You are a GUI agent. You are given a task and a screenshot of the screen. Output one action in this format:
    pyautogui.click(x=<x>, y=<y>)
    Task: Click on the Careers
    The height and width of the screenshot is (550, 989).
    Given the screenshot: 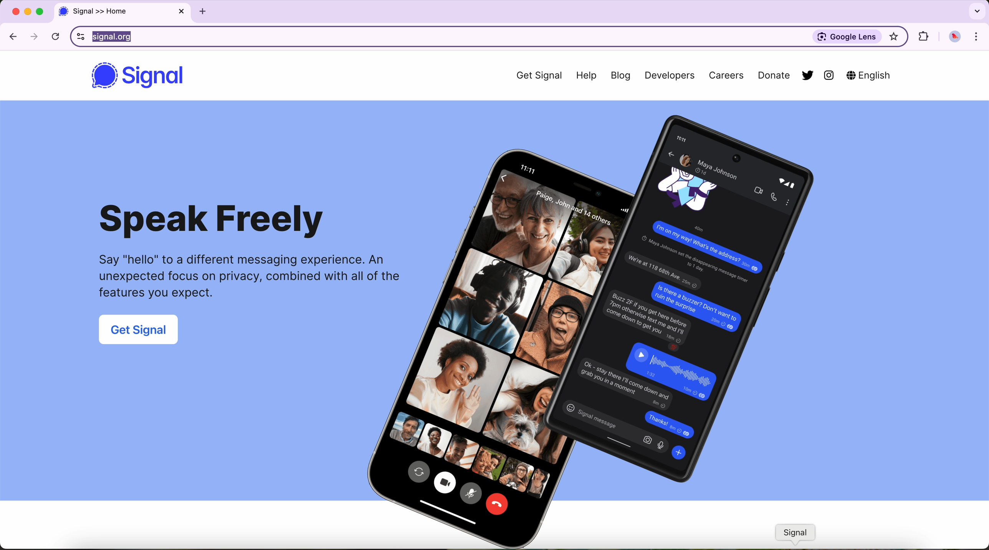 What is the action you would take?
    pyautogui.click(x=725, y=76)
    